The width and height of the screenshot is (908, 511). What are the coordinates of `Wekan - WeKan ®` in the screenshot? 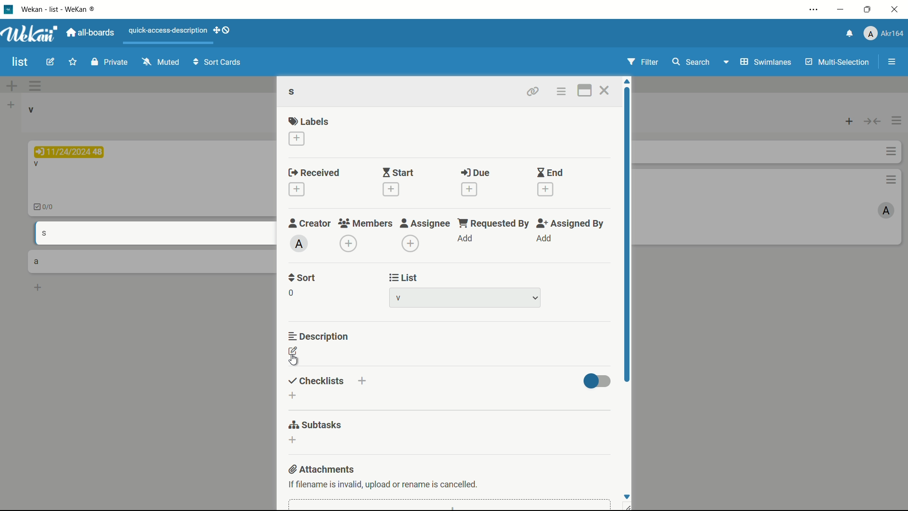 It's located at (60, 9).